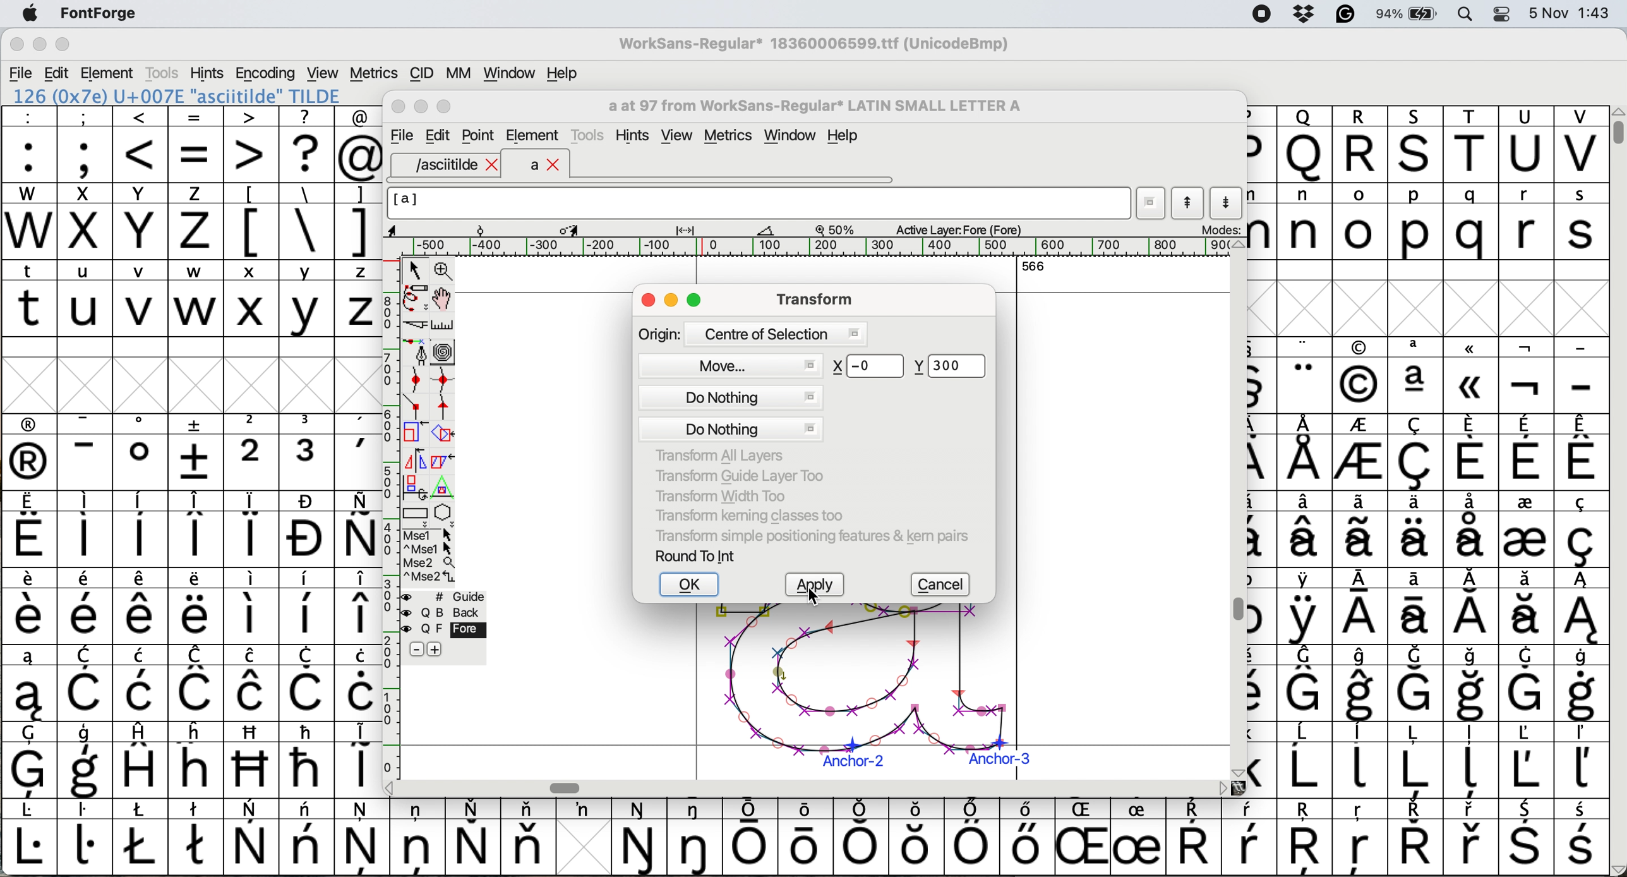 The image size is (1627, 877). I want to click on show next letter, so click(1228, 202).